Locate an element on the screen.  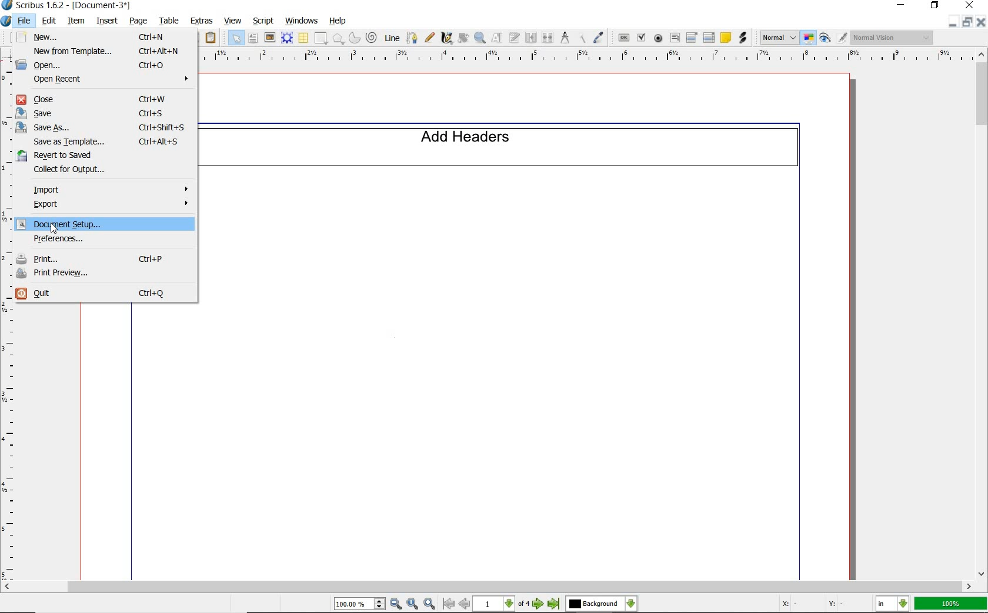
unlink text frames is located at coordinates (547, 37).